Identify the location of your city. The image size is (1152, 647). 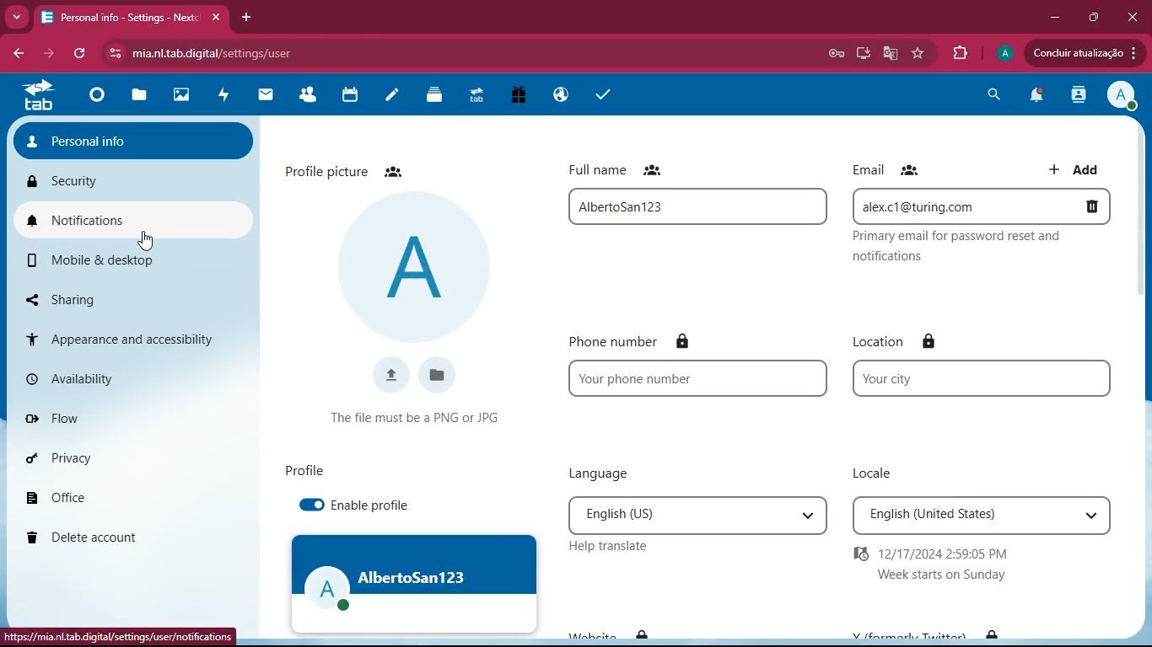
(961, 379).